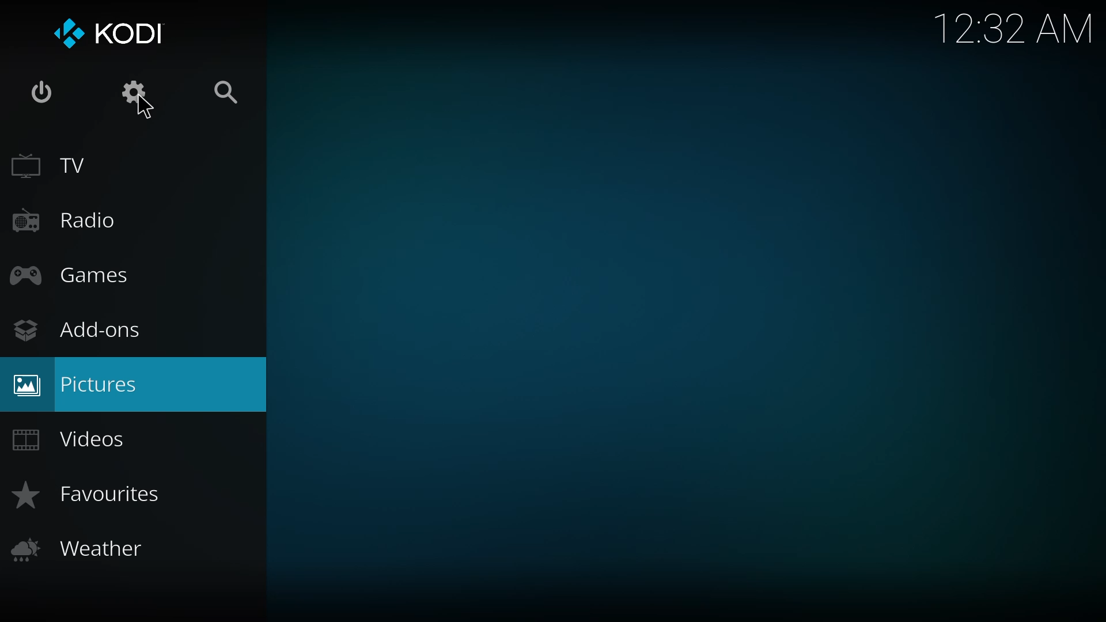 The image size is (1106, 622). Describe the element at coordinates (84, 547) in the screenshot. I see `weather` at that location.